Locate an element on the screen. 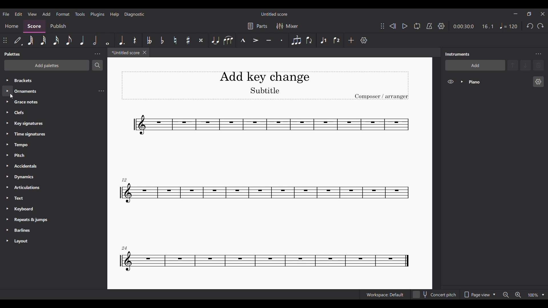 The image size is (548, 308). Tie is located at coordinates (215, 40).